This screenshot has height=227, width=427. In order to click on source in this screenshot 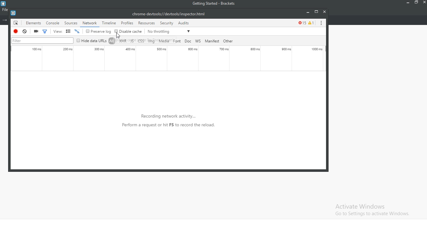, I will do `click(72, 23)`.